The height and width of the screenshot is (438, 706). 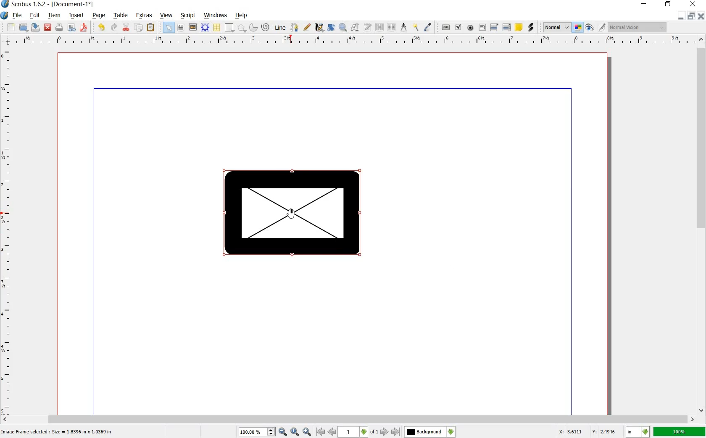 I want to click on coordinate y:2.4133, so click(x=606, y=431).